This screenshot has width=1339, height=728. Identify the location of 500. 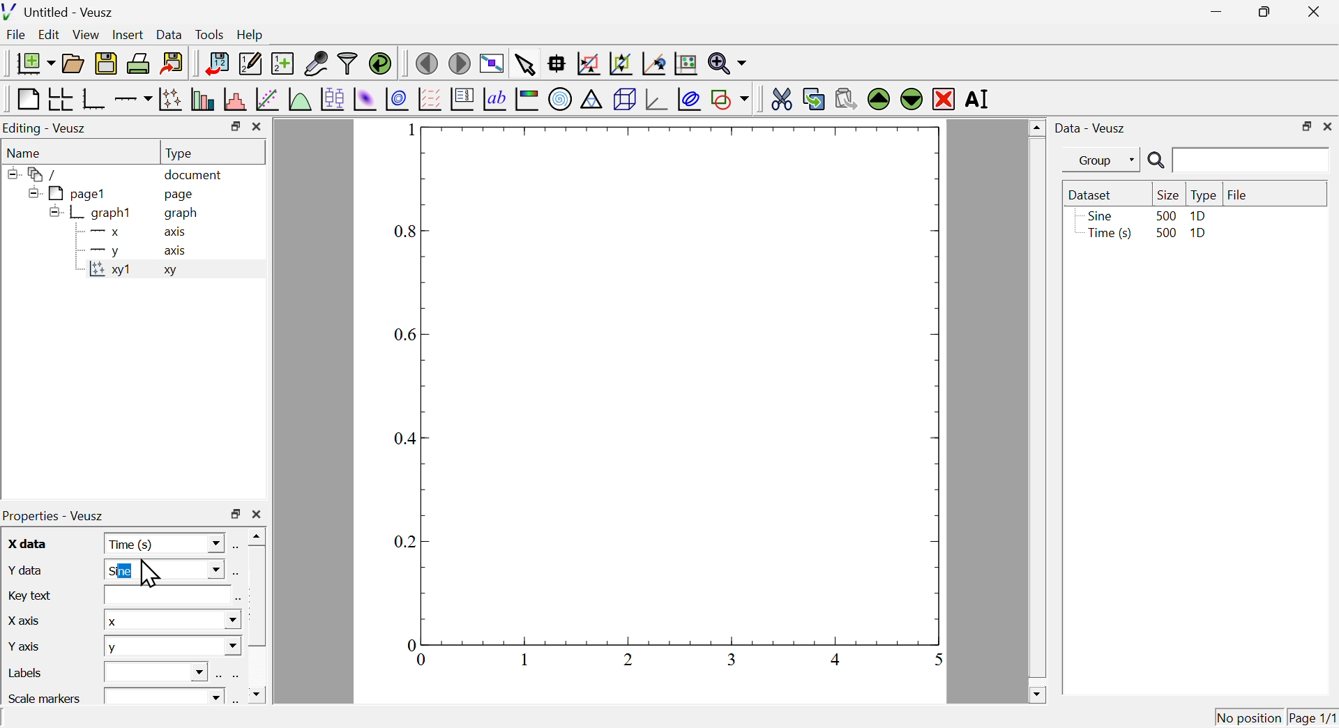
(1165, 215).